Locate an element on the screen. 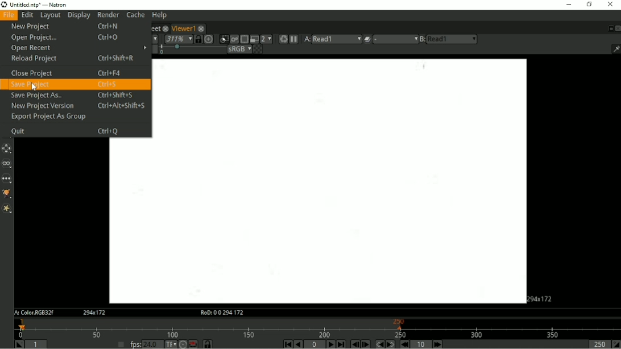  Layout is located at coordinates (49, 15).